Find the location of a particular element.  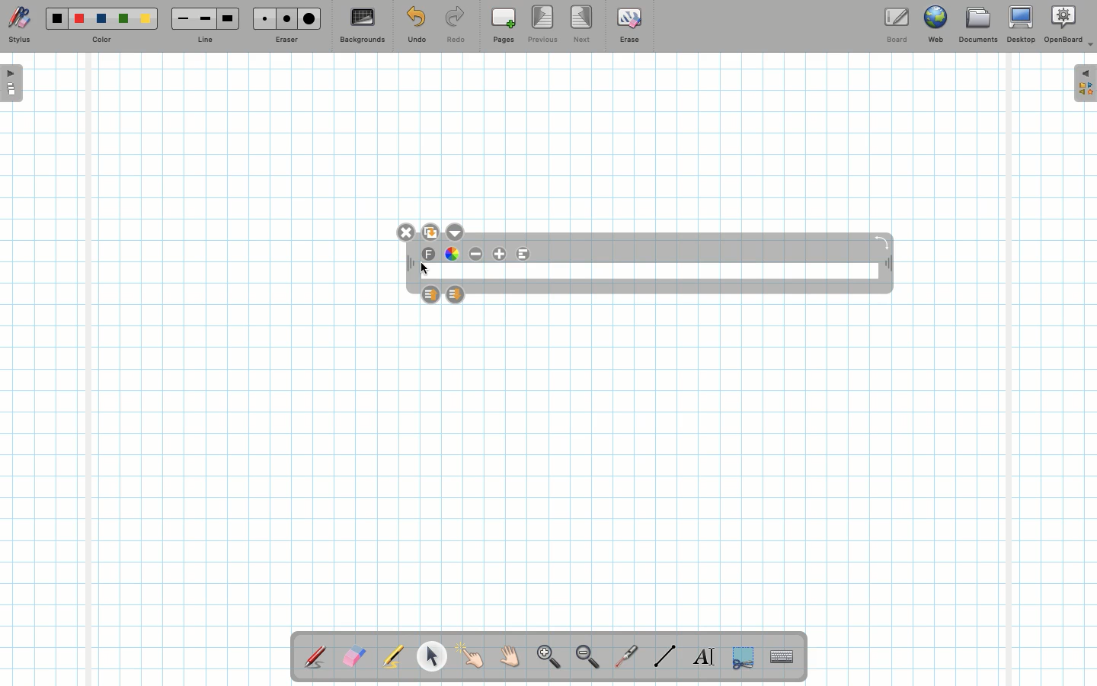

Line is located at coordinates (205, 40).